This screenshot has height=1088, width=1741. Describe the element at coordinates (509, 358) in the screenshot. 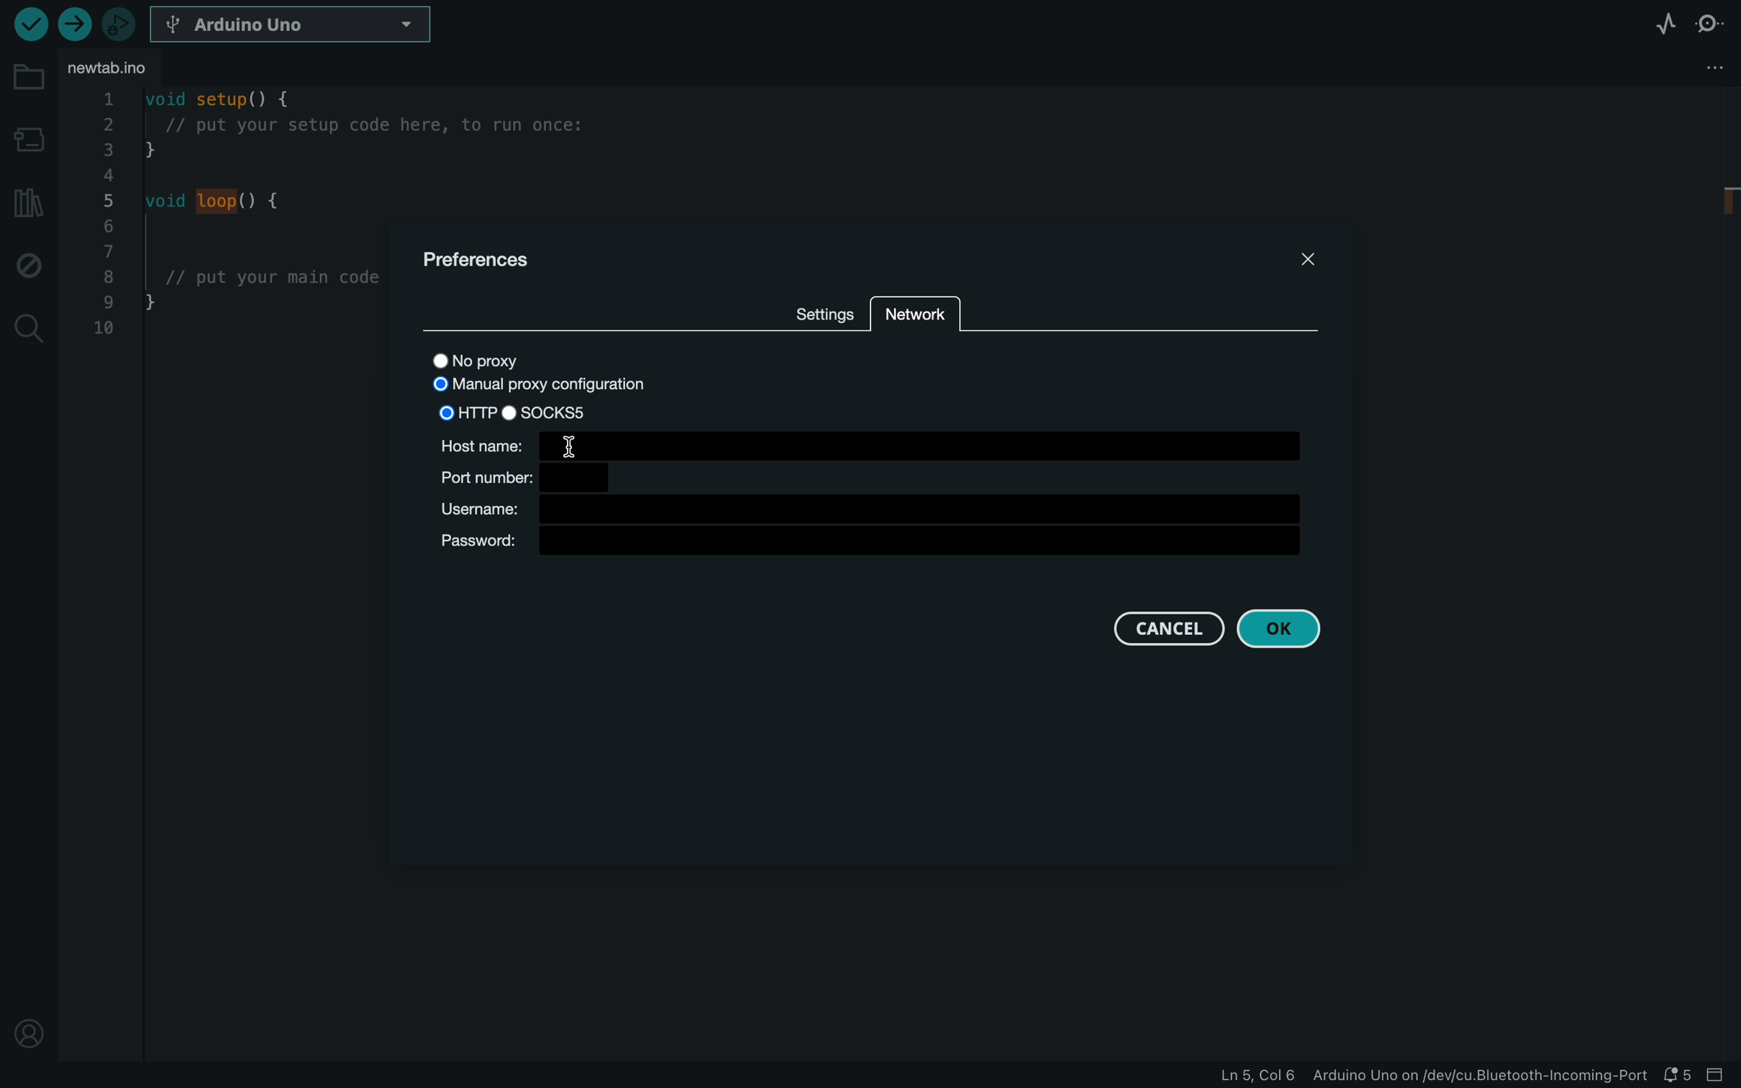

I see `no proxy` at that location.